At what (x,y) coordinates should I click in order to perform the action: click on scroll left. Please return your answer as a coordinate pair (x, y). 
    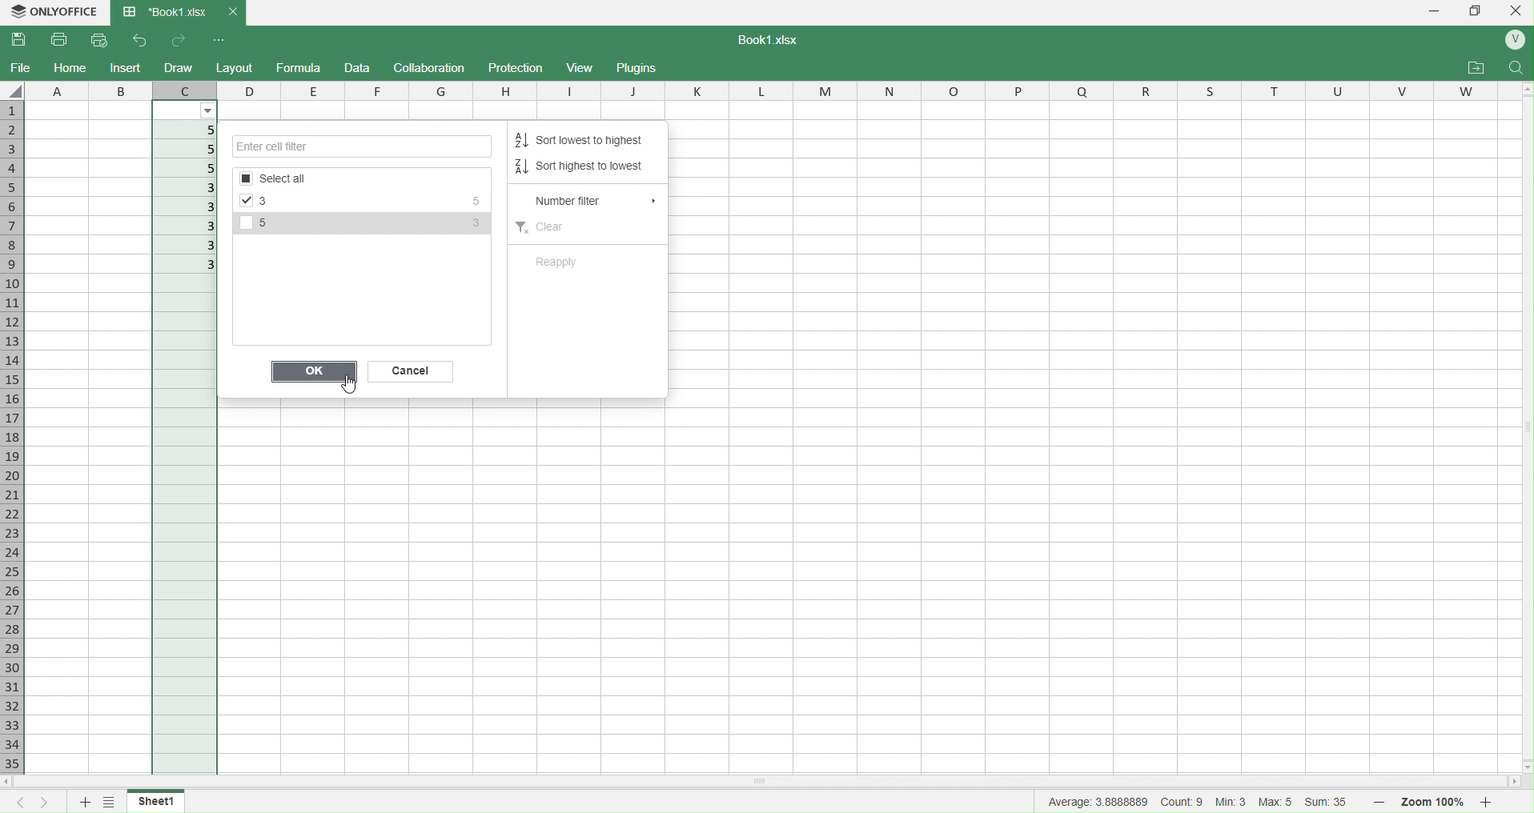
    Looking at the image, I should click on (18, 783).